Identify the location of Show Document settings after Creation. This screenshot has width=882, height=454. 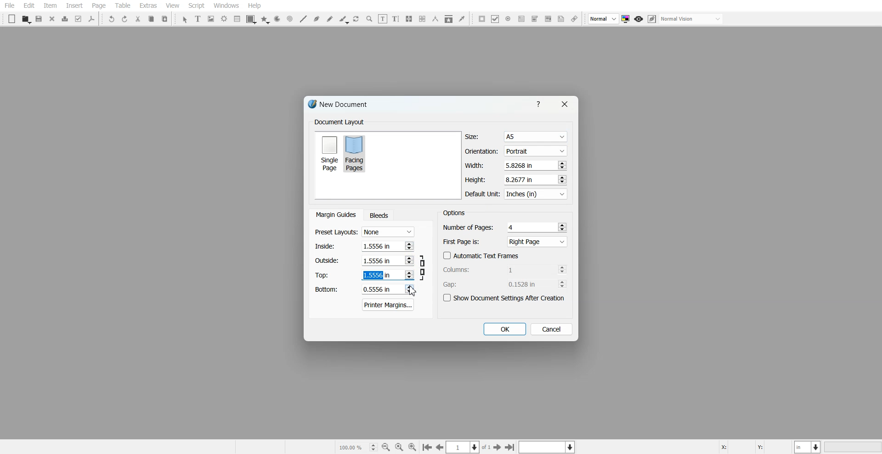
(505, 298).